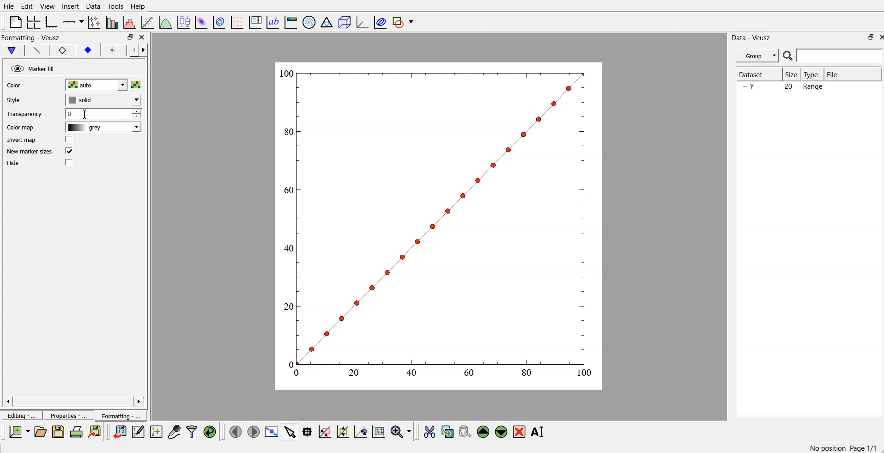 The height and width of the screenshot is (453, 884). I want to click on marker fill, so click(32, 67).